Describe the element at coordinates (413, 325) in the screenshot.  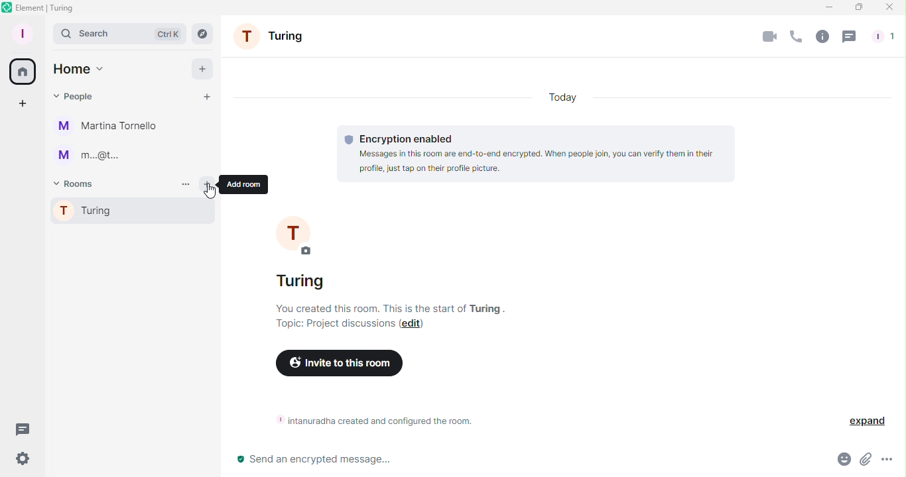
I see `Edit` at that location.